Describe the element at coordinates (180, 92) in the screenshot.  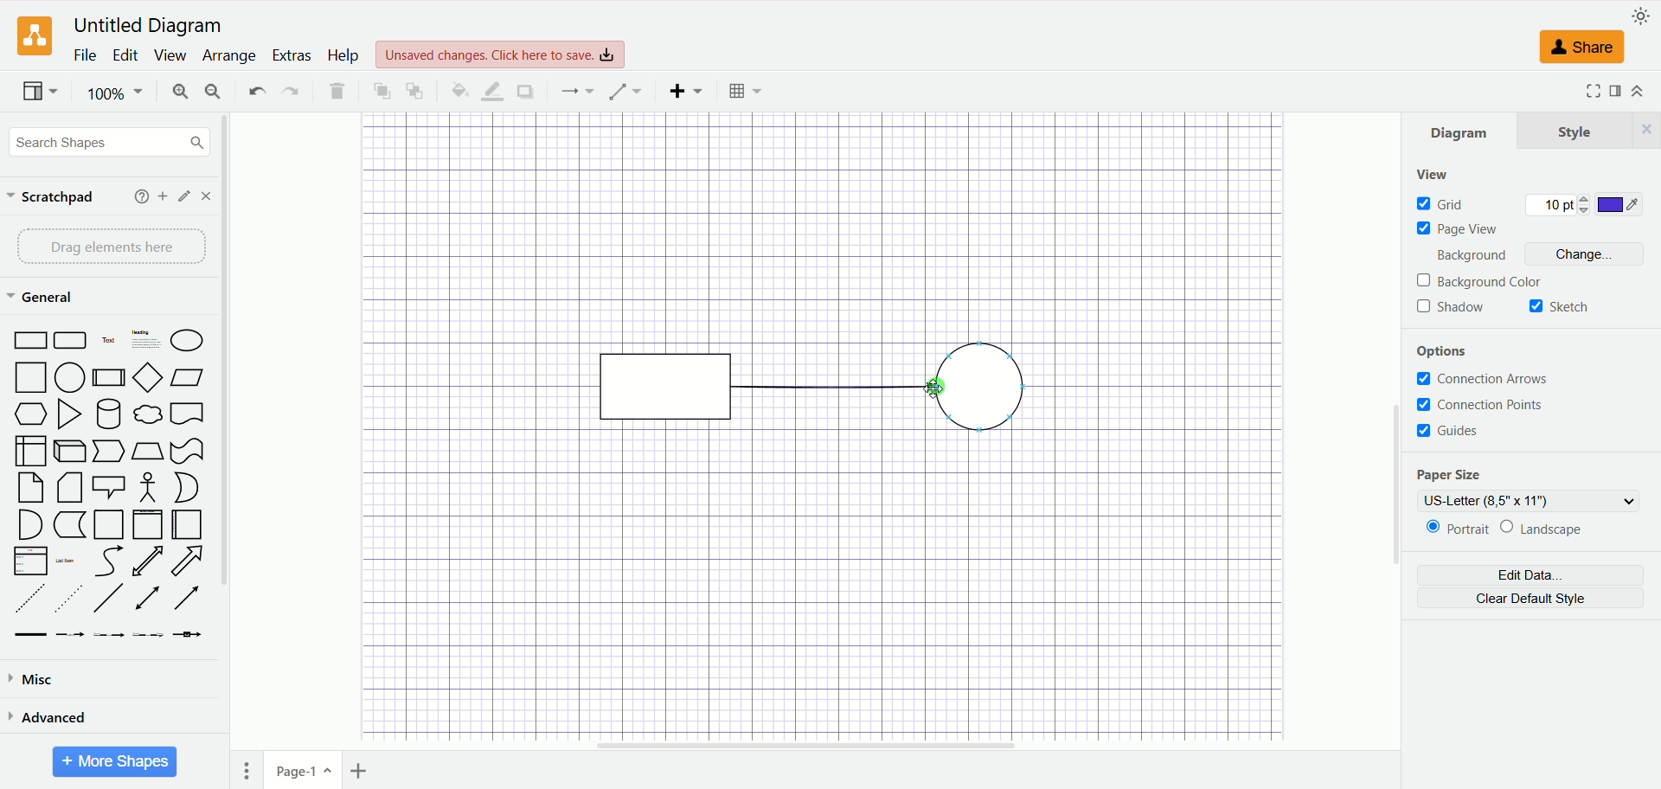
I see `zoom in` at that location.